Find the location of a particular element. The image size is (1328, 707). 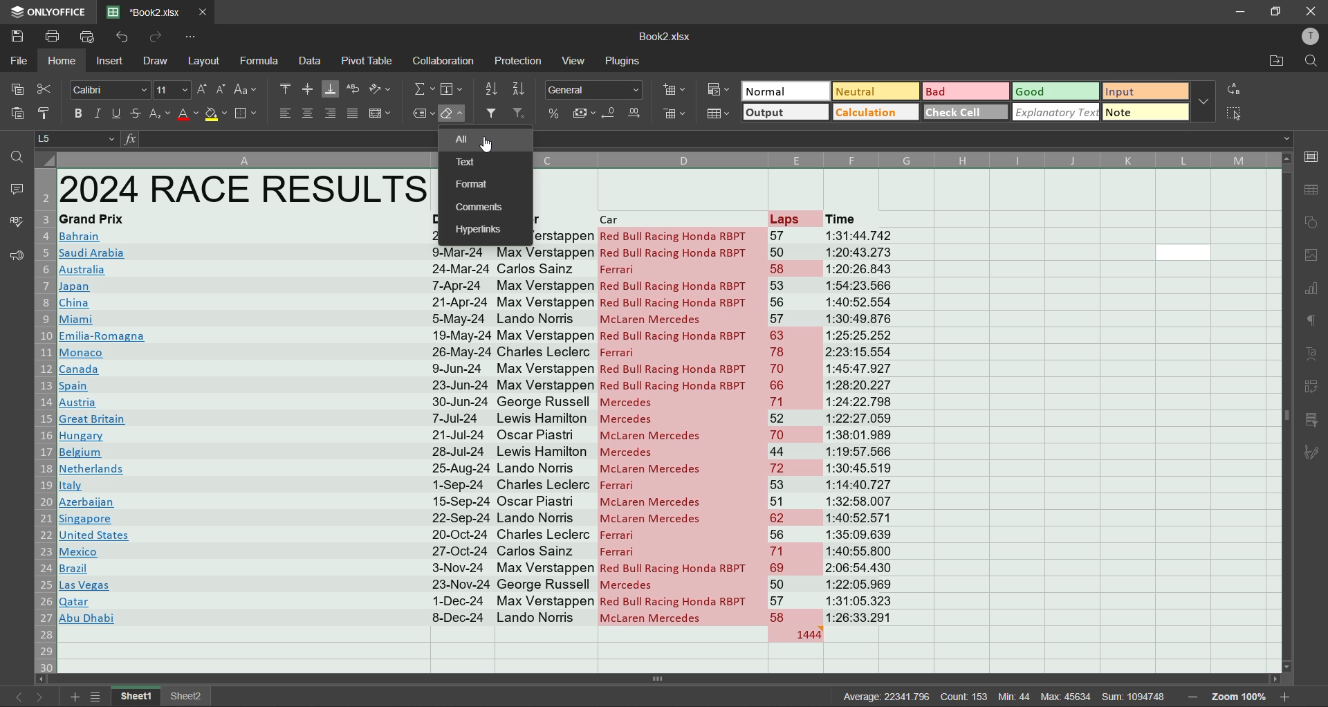

italic is located at coordinates (97, 113).